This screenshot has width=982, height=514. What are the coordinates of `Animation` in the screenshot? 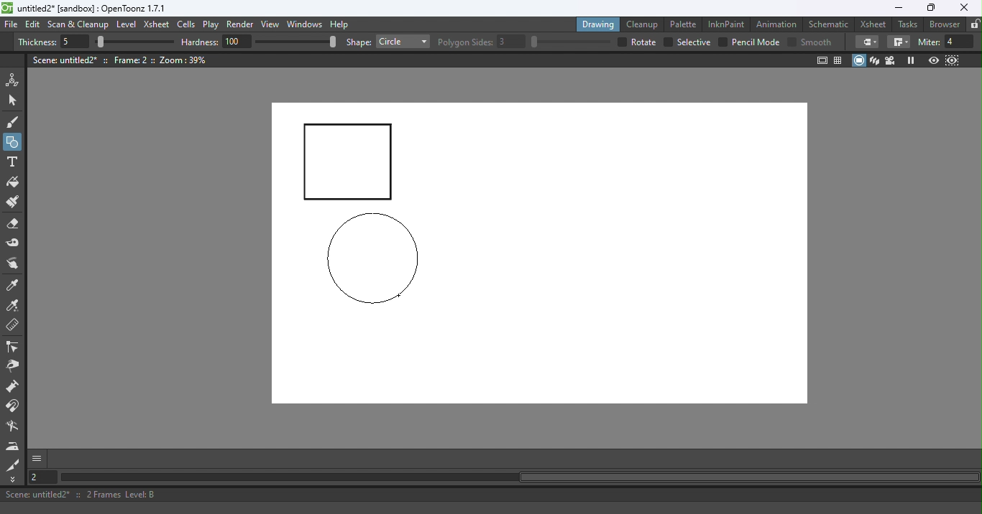 It's located at (779, 23).